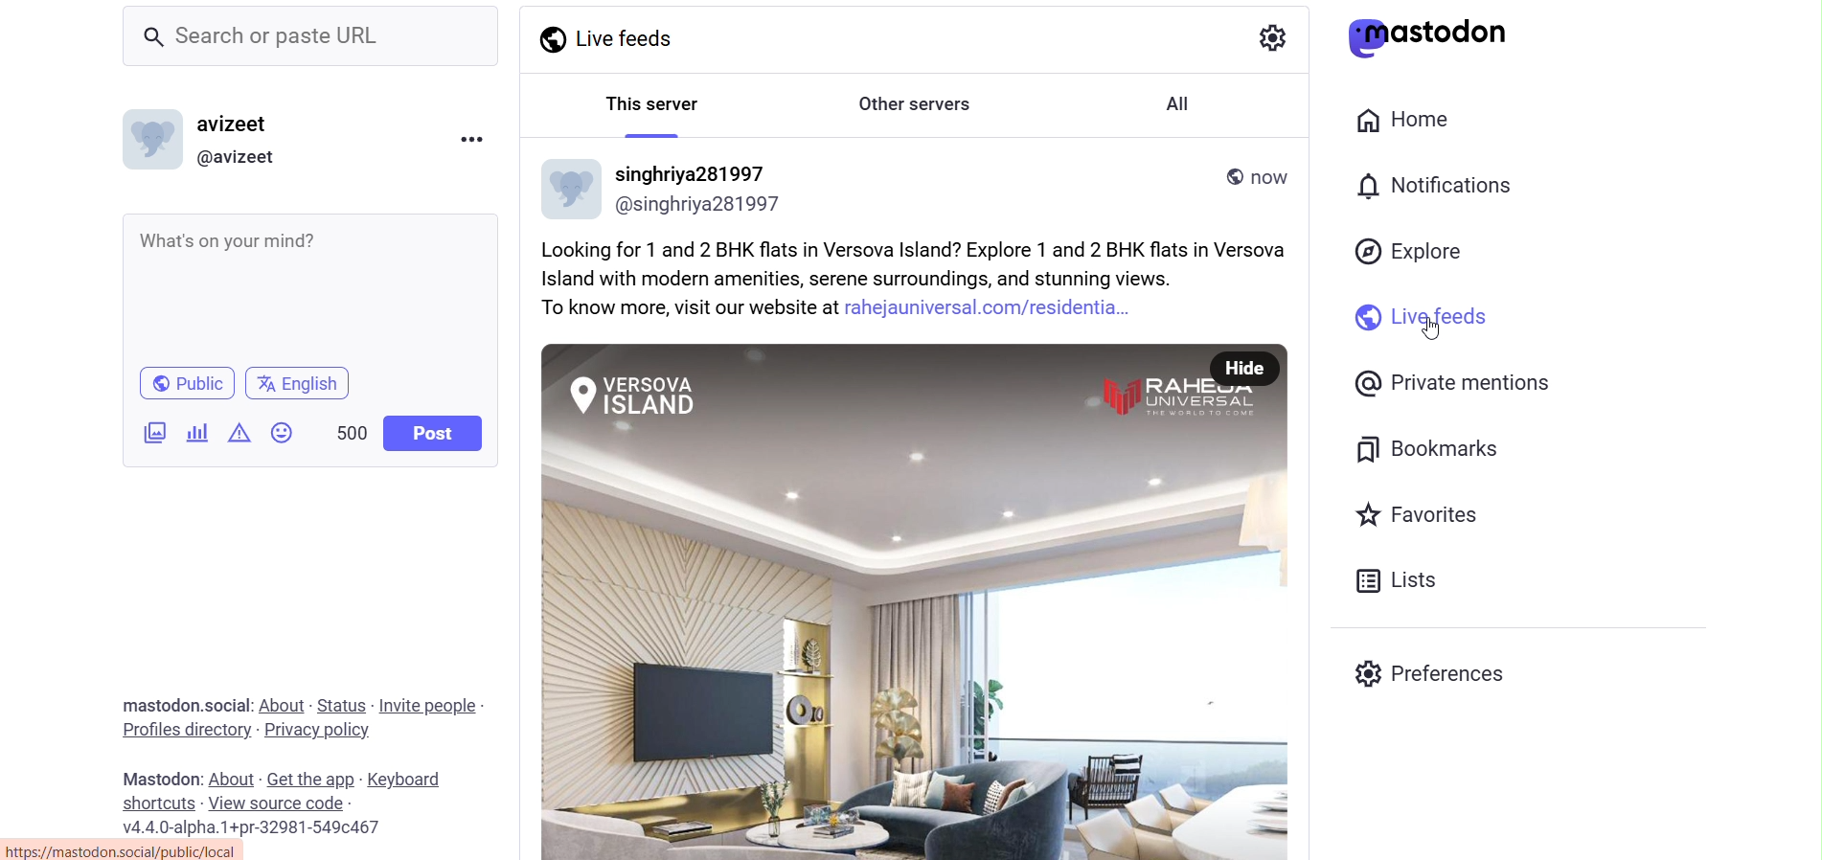 The image size is (1822, 860). I want to click on public, so click(190, 383).